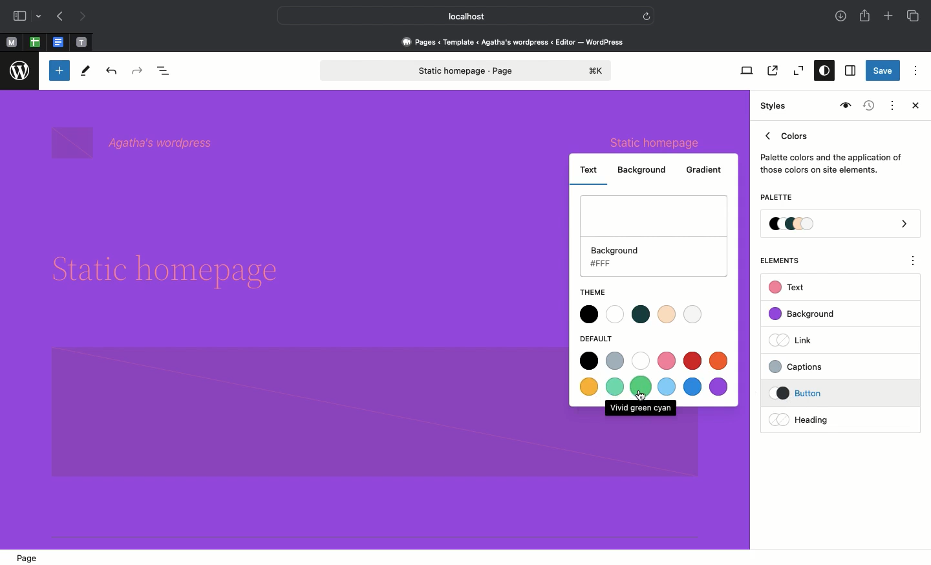 The image size is (931, 565). What do you see at coordinates (821, 394) in the screenshot?
I see `Clicking on button` at bounding box center [821, 394].